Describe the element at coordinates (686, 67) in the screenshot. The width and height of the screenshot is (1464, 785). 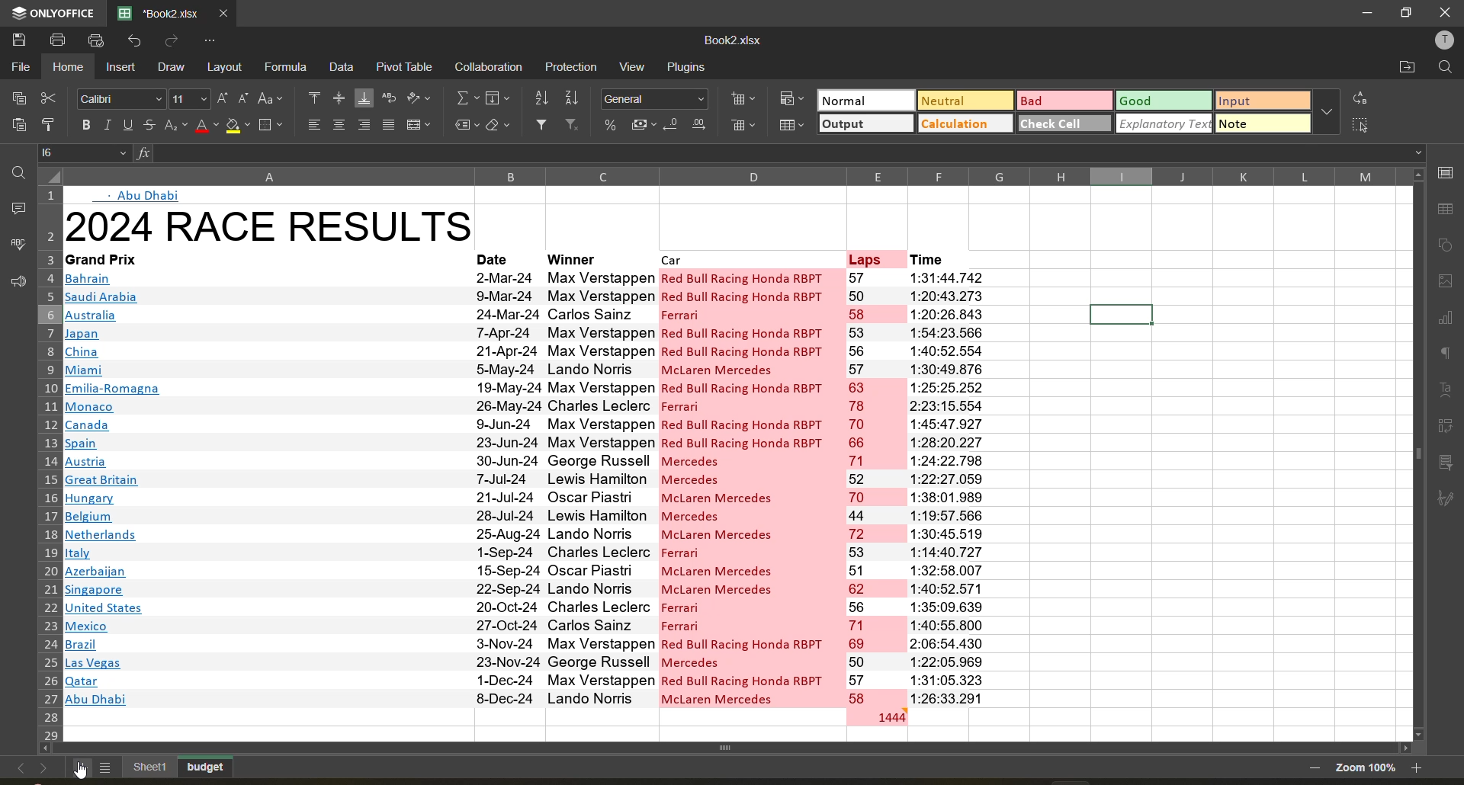
I see `plugins` at that location.